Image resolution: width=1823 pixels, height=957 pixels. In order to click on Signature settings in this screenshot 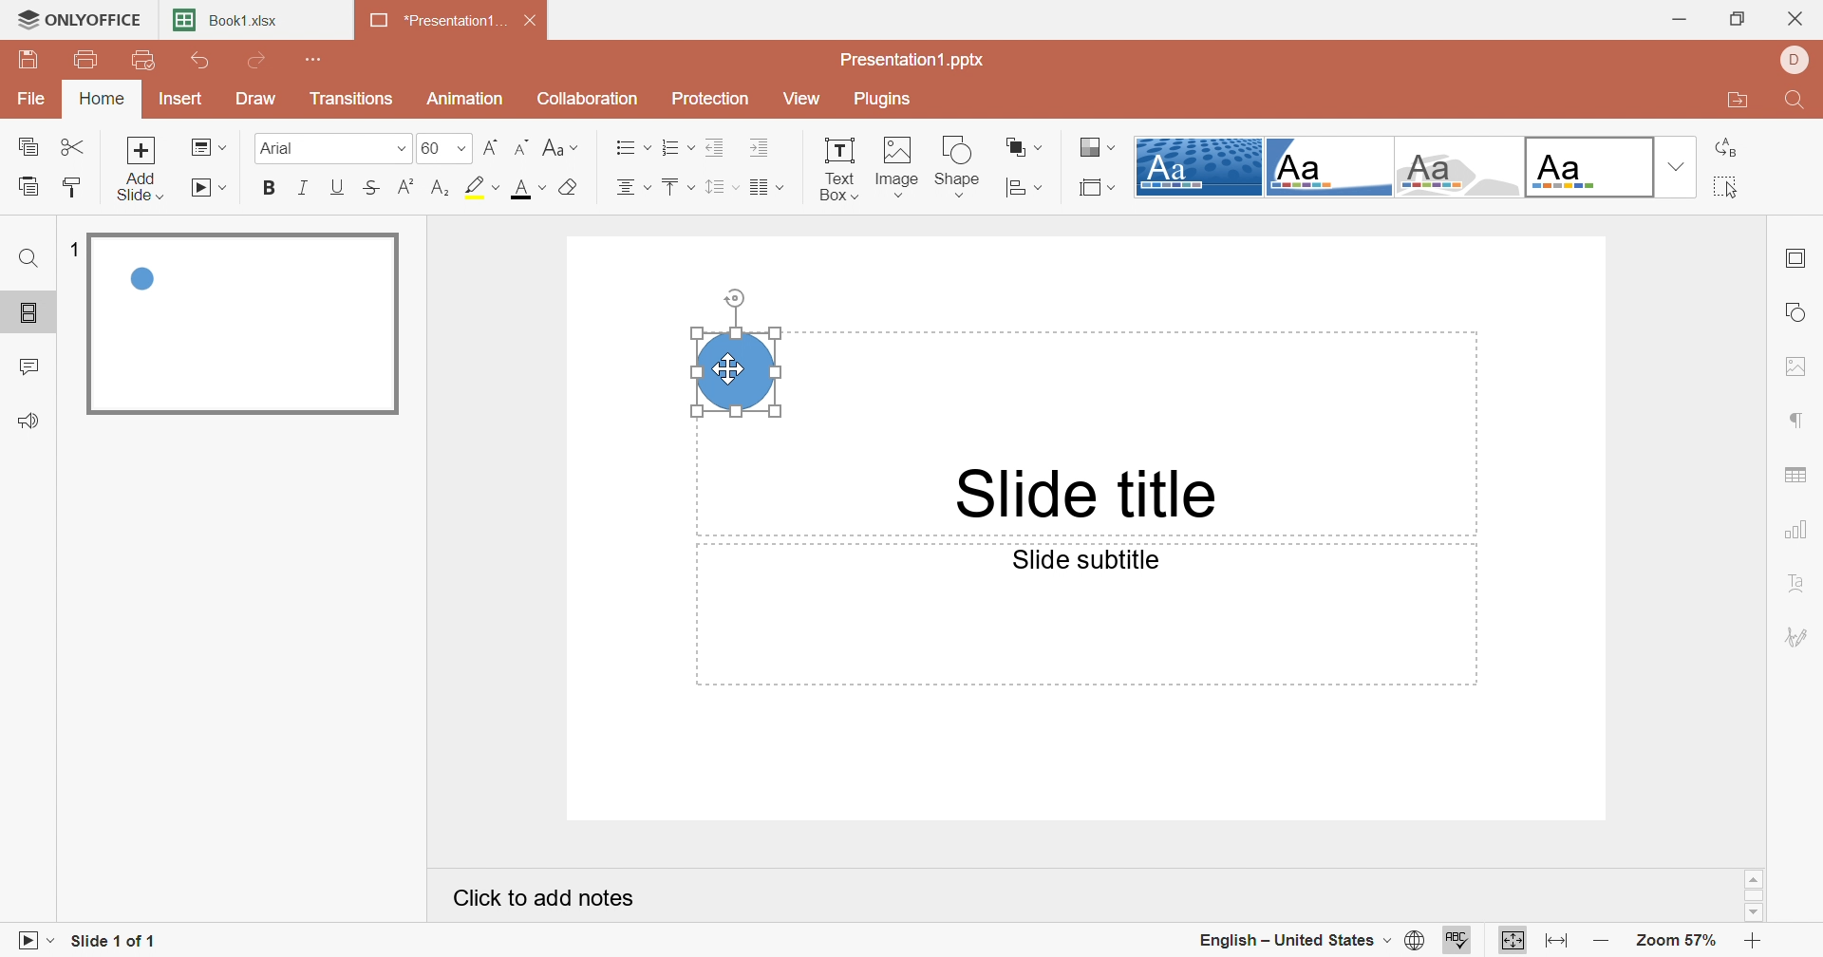, I will do `click(1797, 636)`.